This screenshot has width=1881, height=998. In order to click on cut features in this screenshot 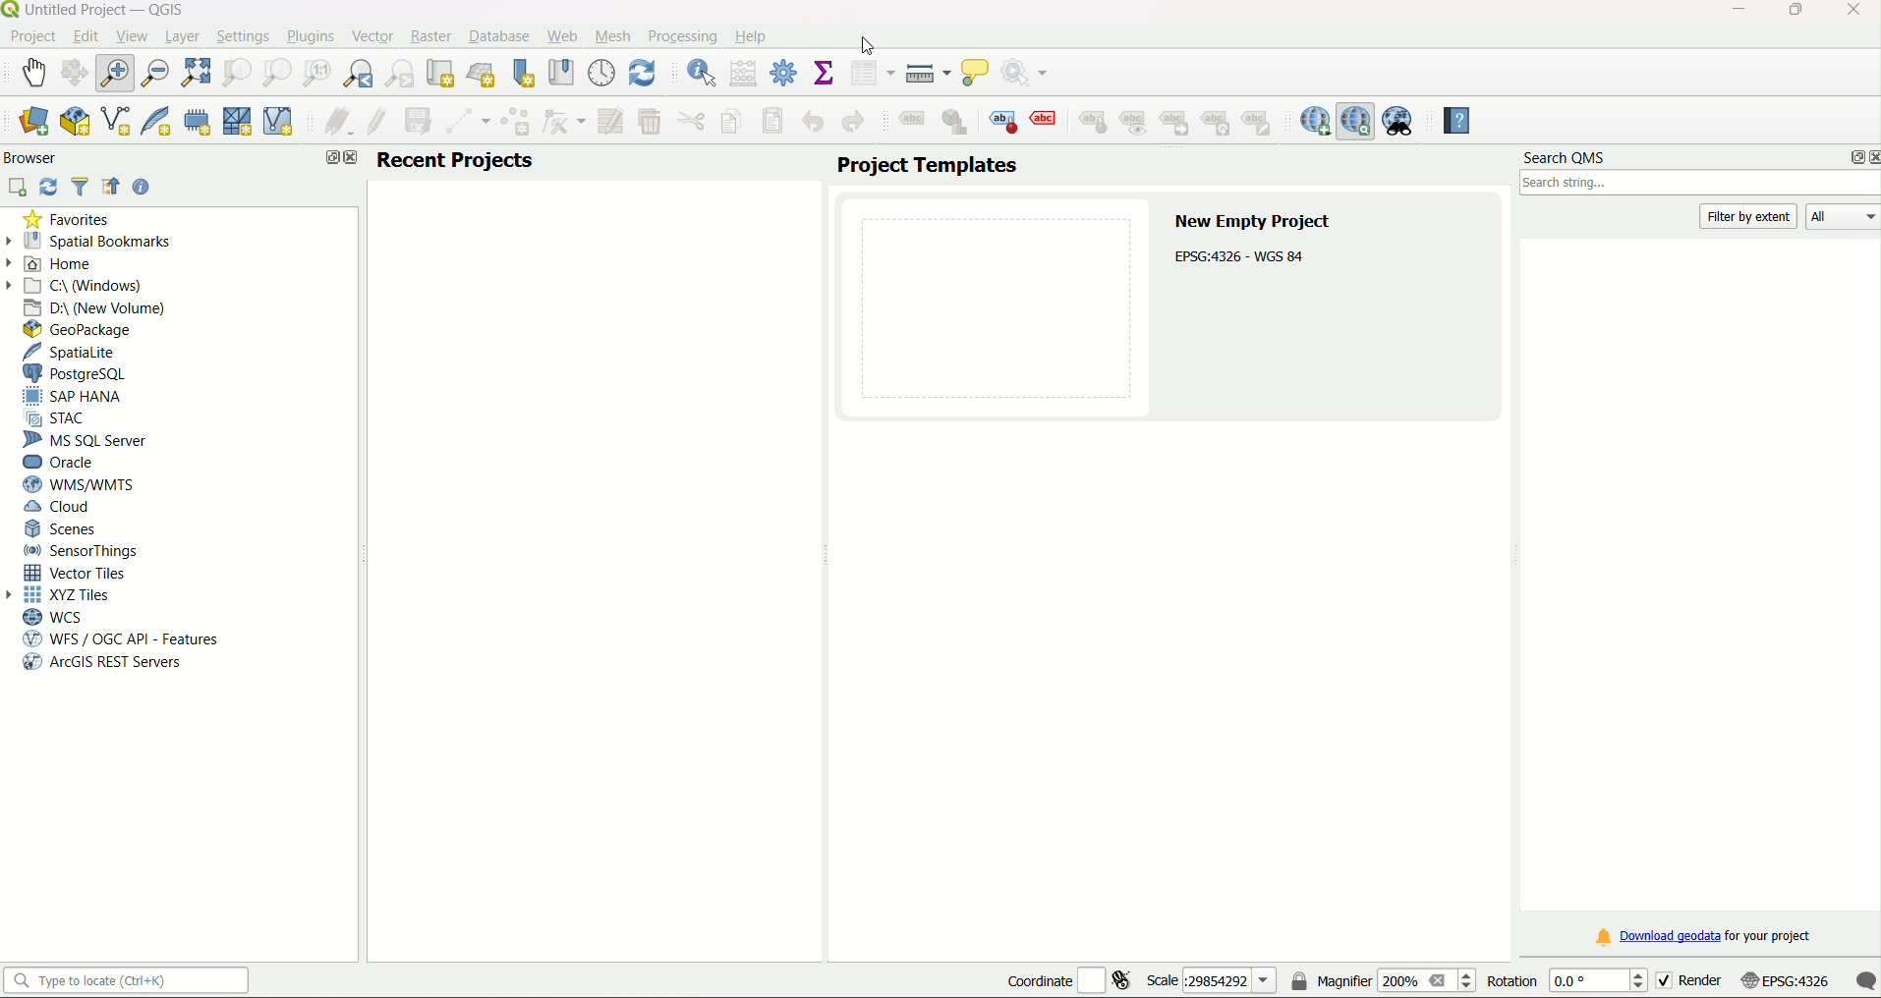, I will do `click(690, 122)`.